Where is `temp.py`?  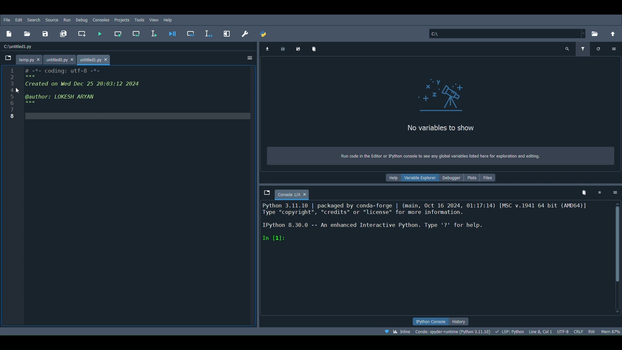
temp.py is located at coordinates (30, 58).